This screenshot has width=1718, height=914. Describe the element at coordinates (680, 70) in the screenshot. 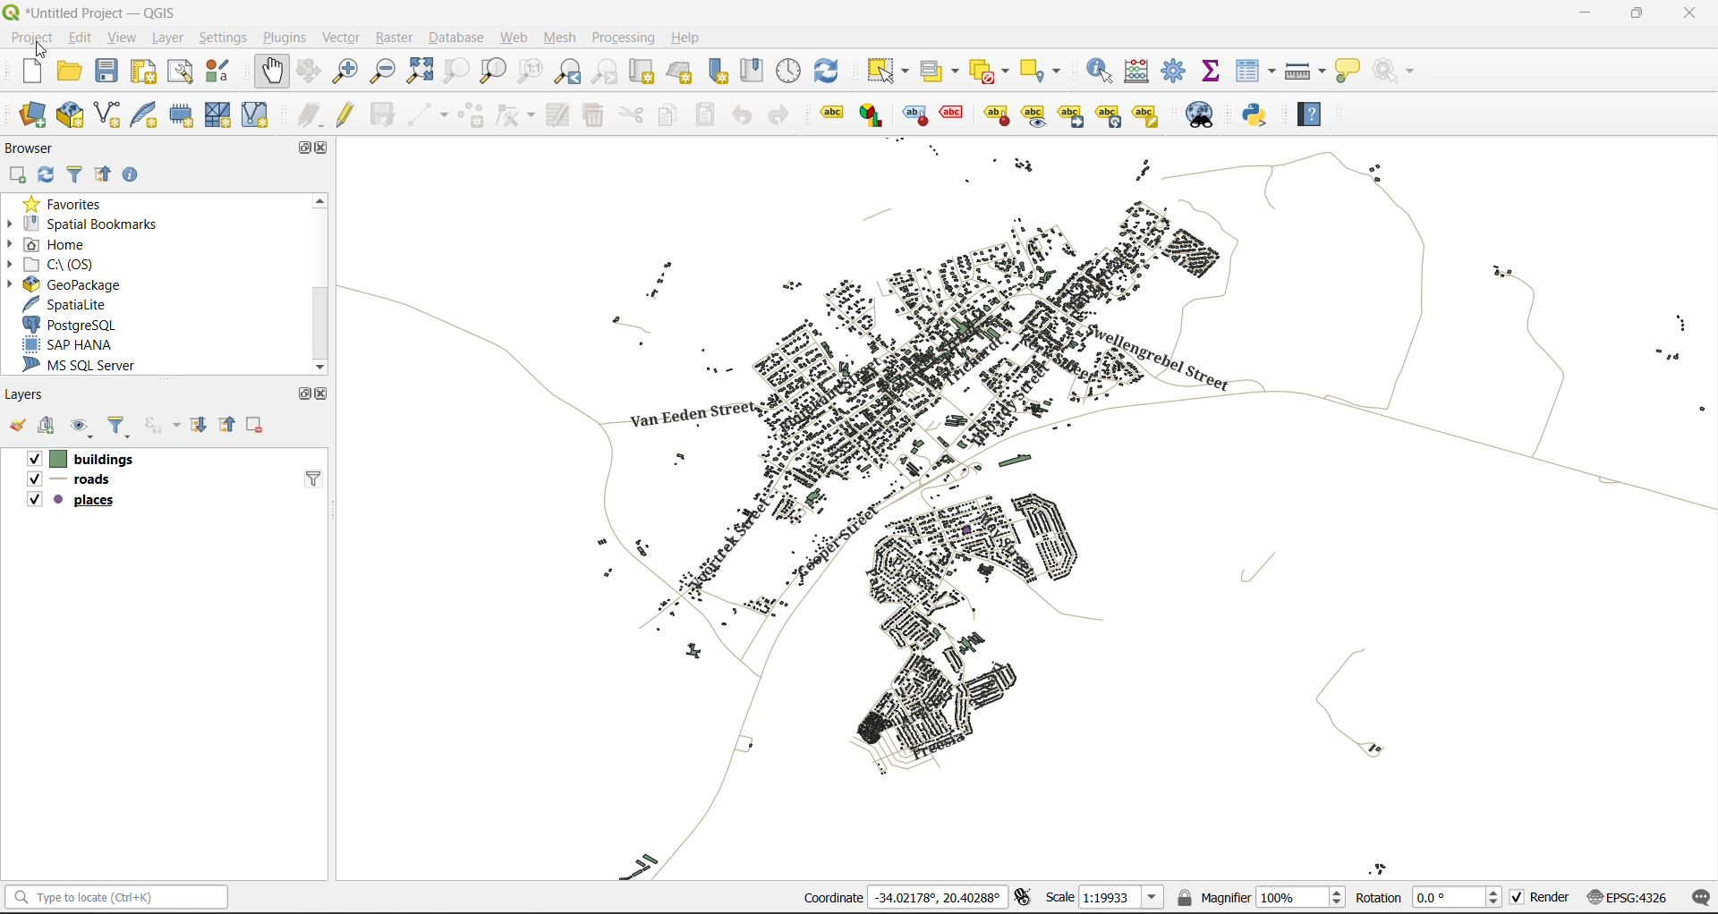

I see `new 3d map view` at that location.